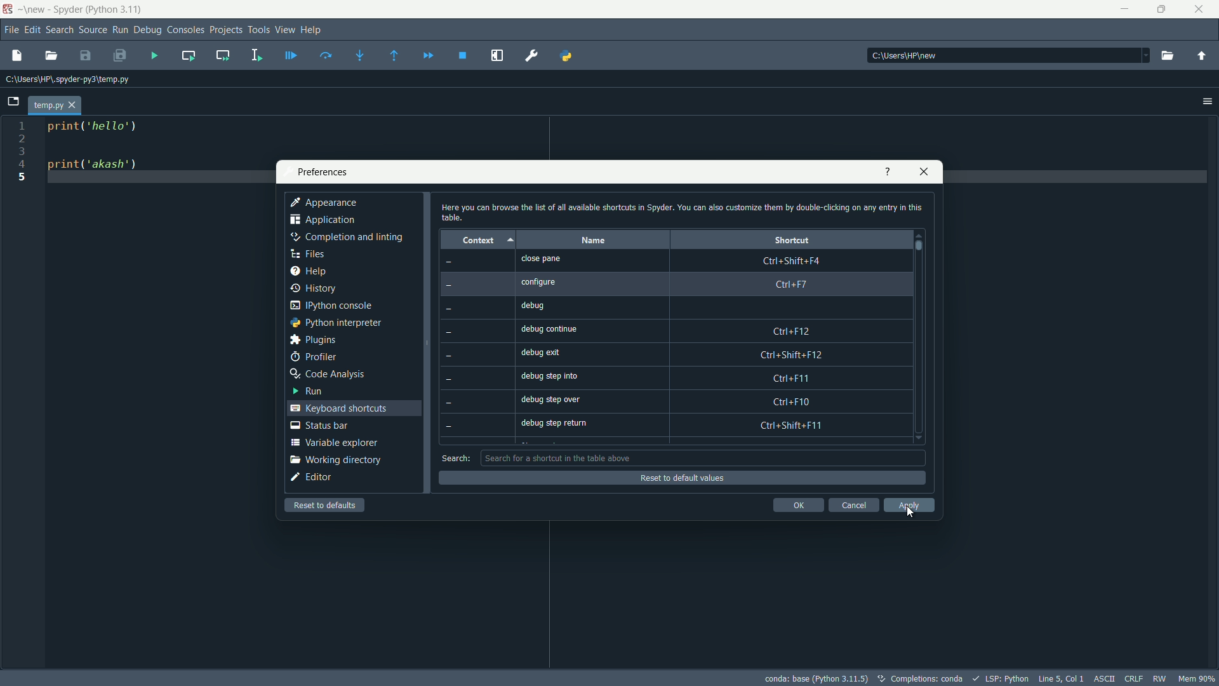 The width and height of the screenshot is (1219, 686). What do you see at coordinates (798, 505) in the screenshot?
I see `ok` at bounding box center [798, 505].